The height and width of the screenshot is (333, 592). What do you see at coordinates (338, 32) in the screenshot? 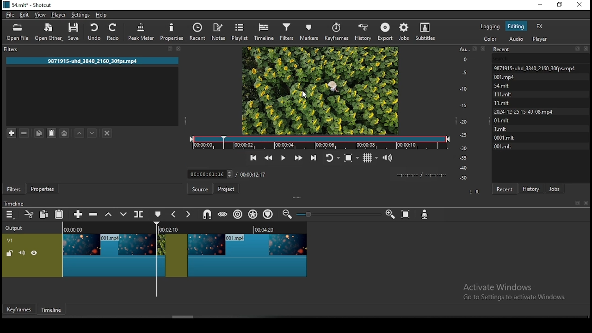
I see `keyframes` at bounding box center [338, 32].